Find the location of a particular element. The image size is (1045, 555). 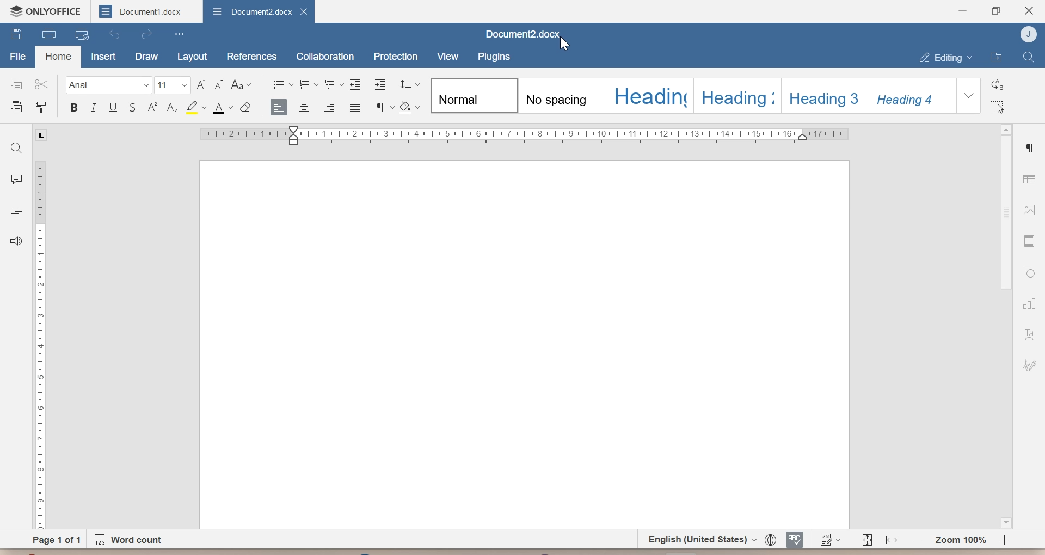

Page 1 of 1 is located at coordinates (57, 539).